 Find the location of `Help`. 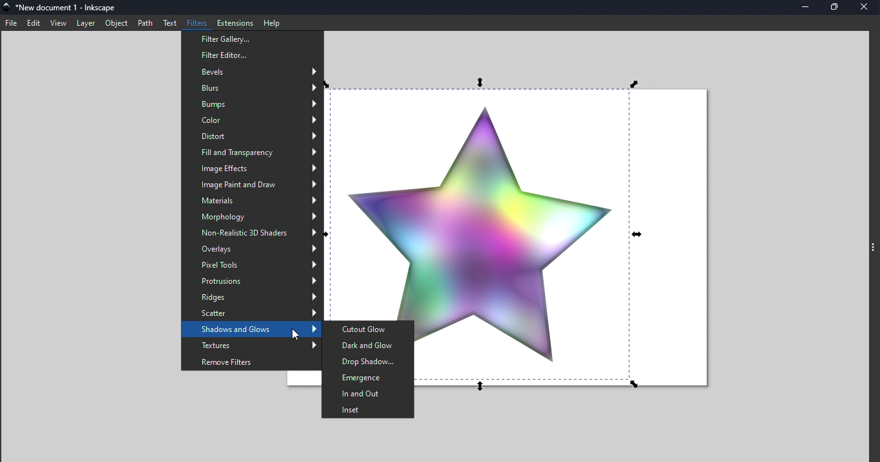

Help is located at coordinates (273, 22).